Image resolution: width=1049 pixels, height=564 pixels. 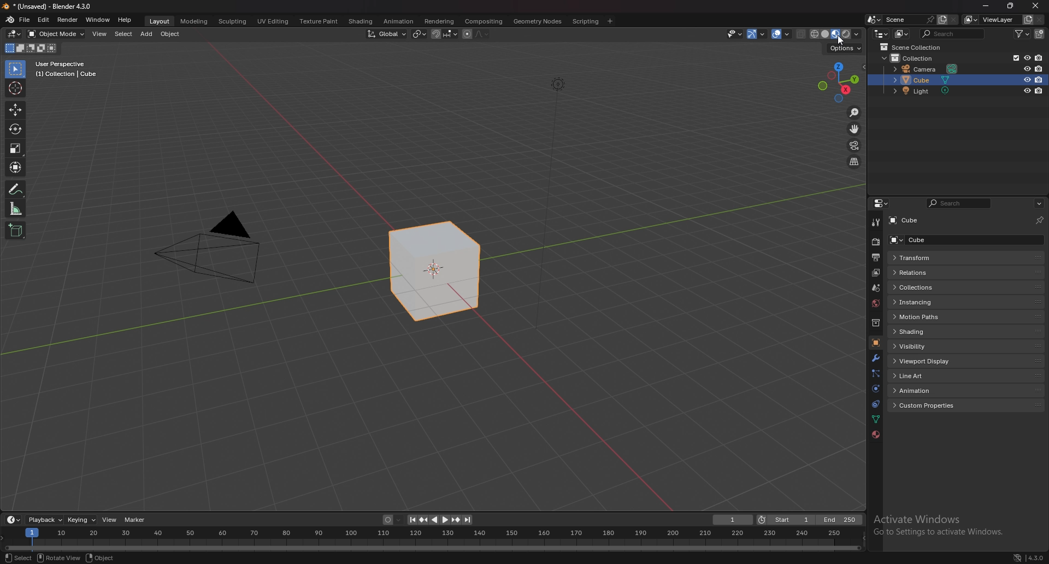 I want to click on current frame, so click(x=734, y=520).